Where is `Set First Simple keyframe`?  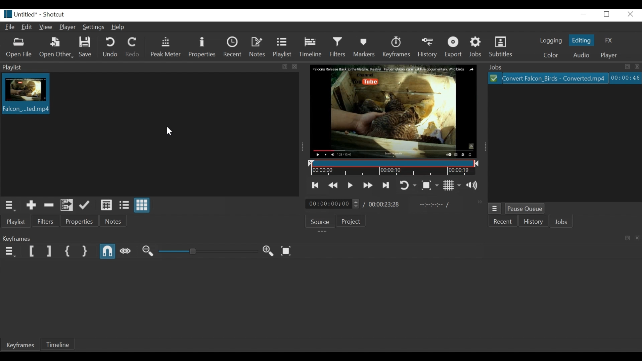 Set First Simple keyframe is located at coordinates (69, 251).